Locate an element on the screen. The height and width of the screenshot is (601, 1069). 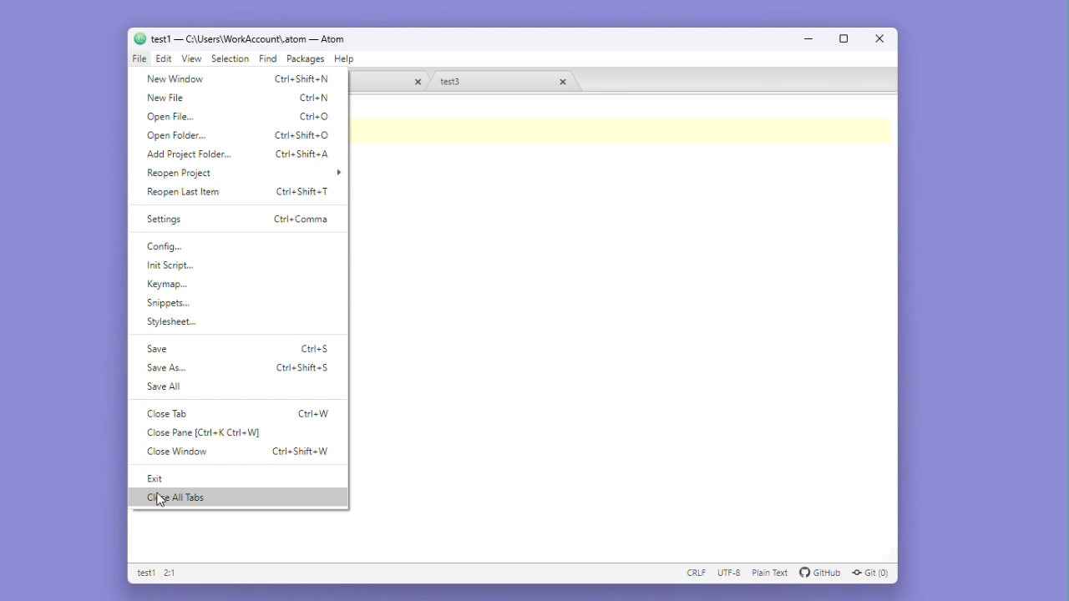
ctrl+shift+w is located at coordinates (301, 452).